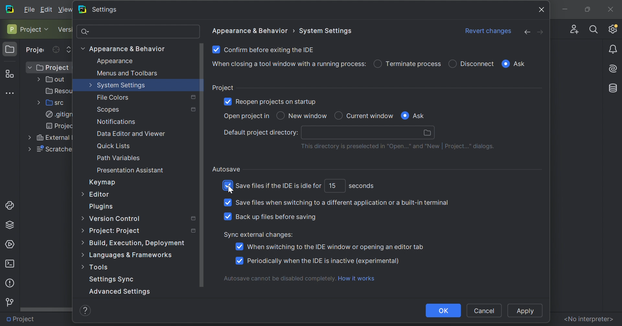  Describe the element at coordinates (586, 9) in the screenshot. I see `Restore Down` at that location.